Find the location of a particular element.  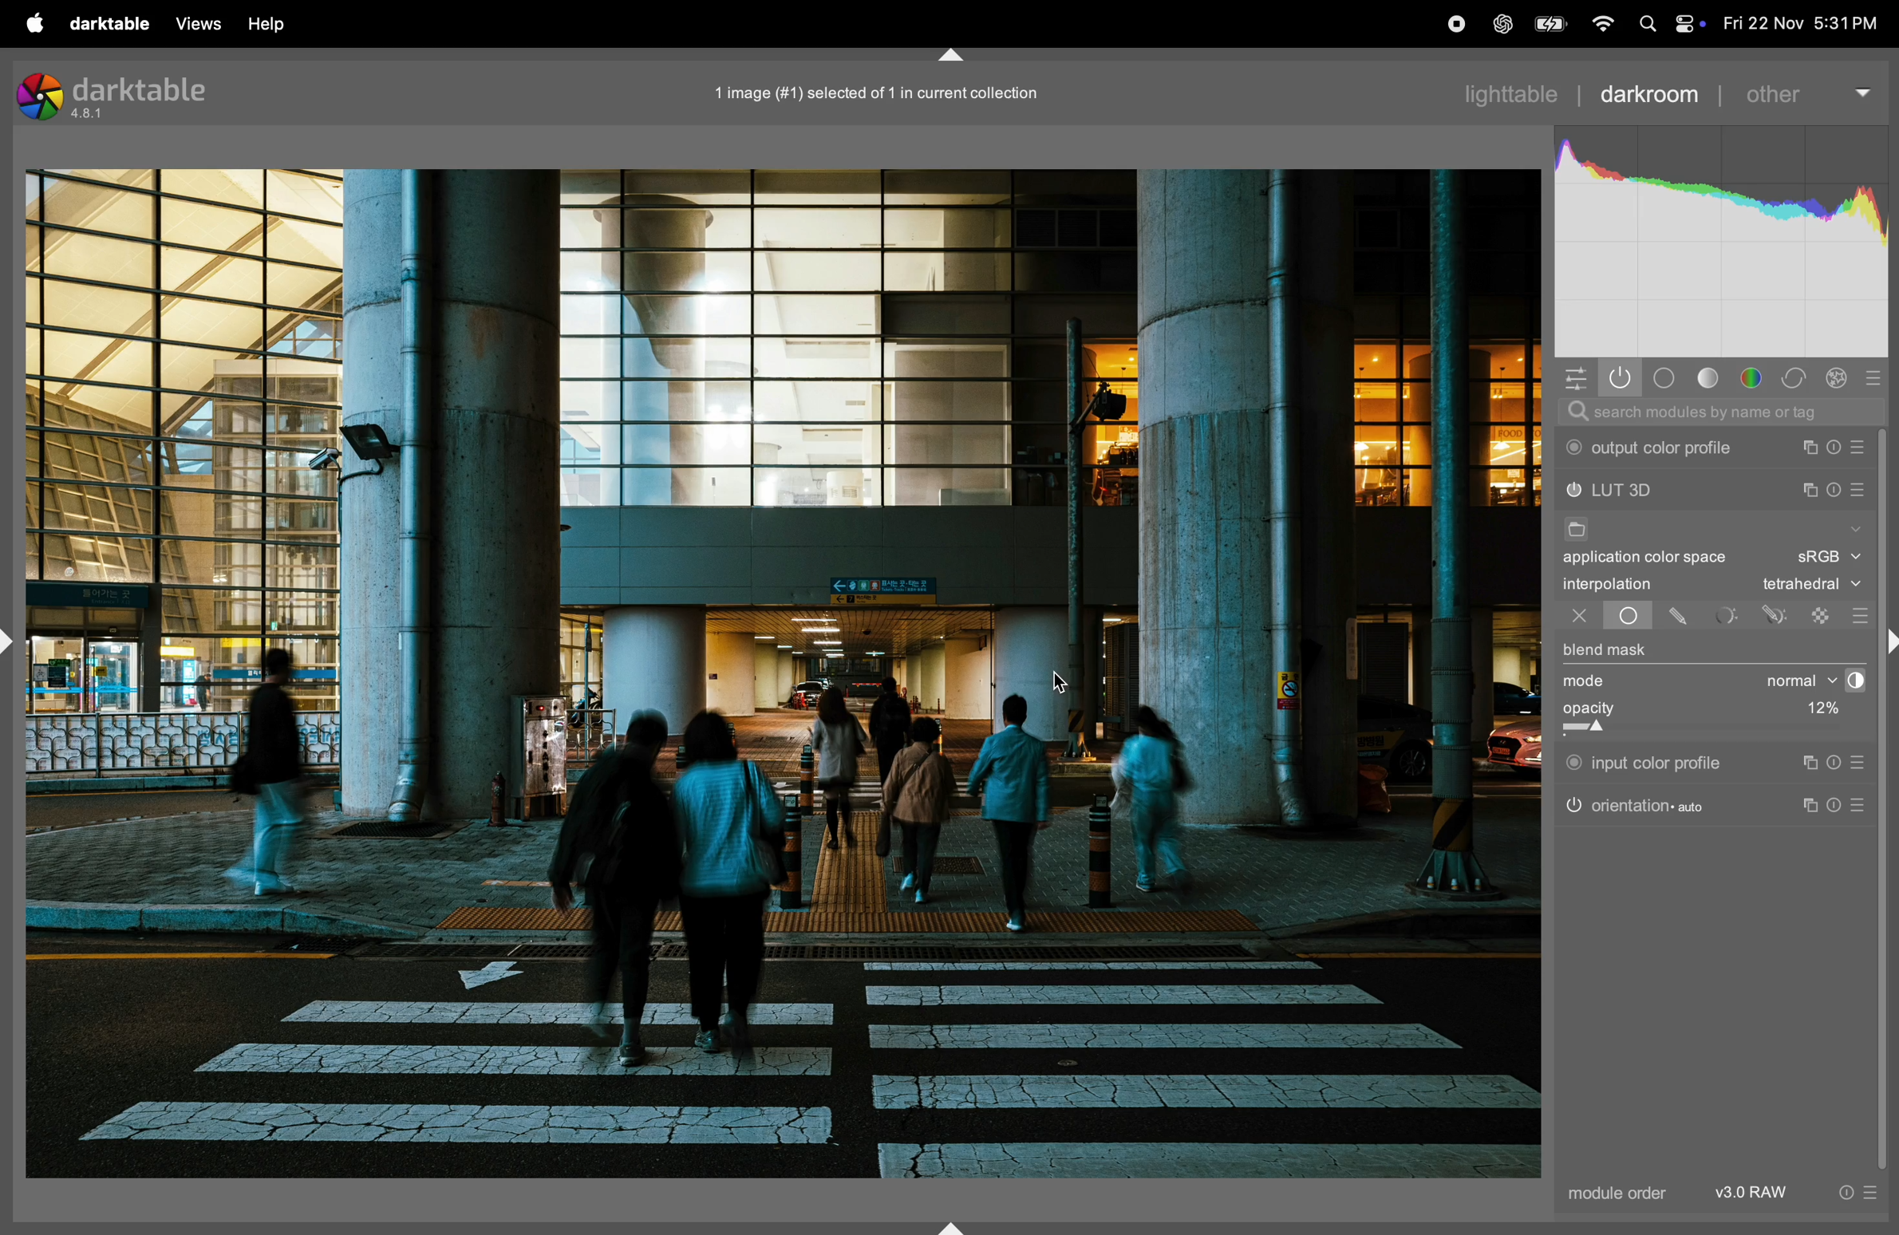

quick access panel is located at coordinates (1572, 376).